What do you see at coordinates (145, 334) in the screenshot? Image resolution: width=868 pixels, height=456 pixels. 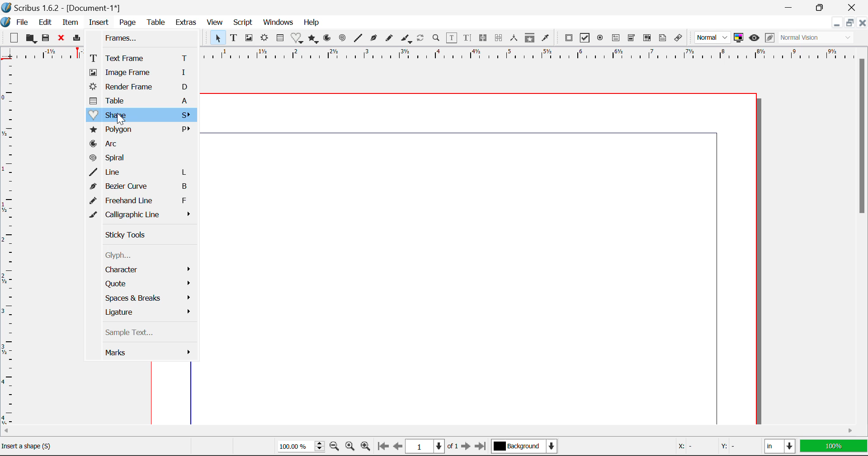 I see `Sample Text` at bounding box center [145, 334].